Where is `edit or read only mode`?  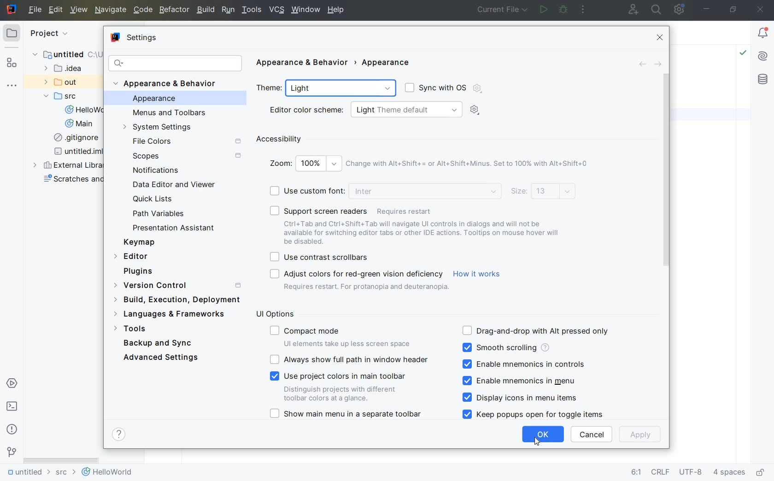
edit or read only mode is located at coordinates (762, 471).